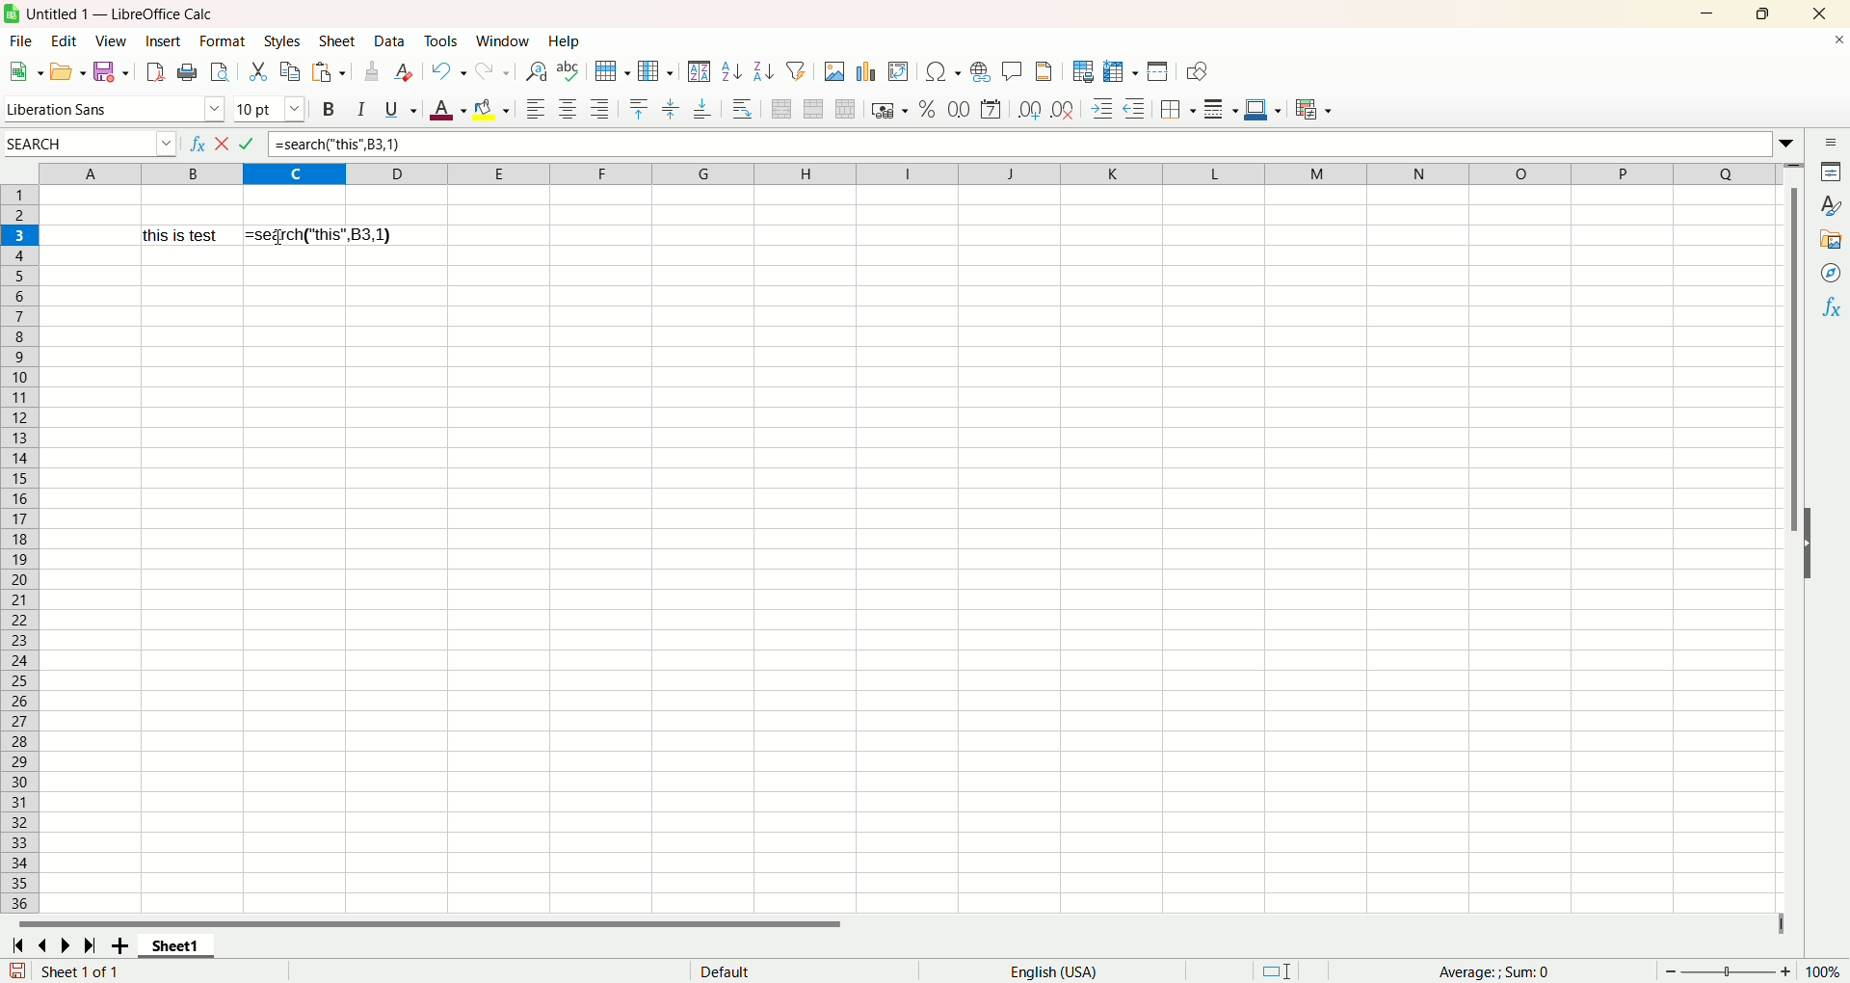 This screenshot has width=1850, height=983. Describe the element at coordinates (1838, 42) in the screenshot. I see `close document` at that location.